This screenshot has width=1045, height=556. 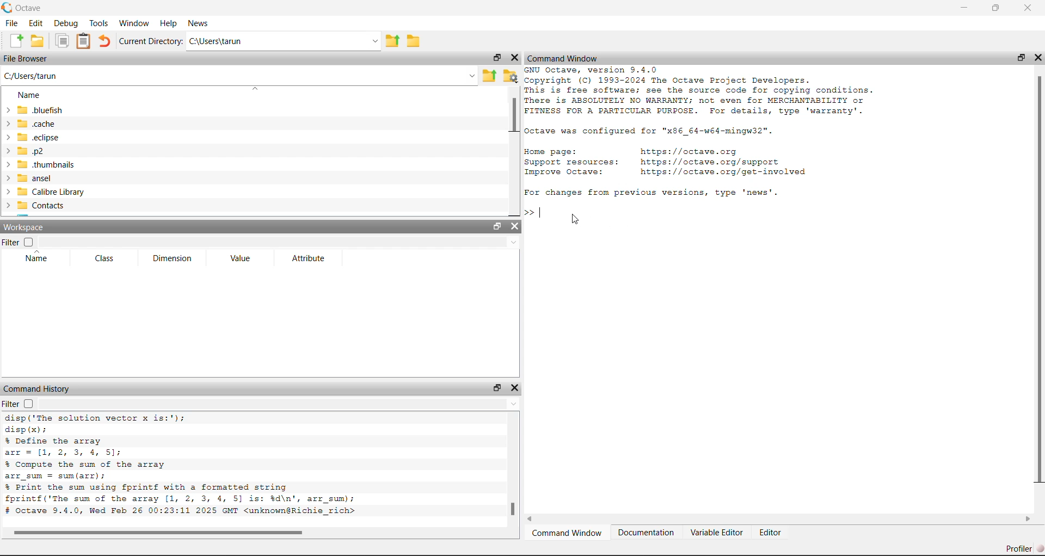 What do you see at coordinates (1037, 58) in the screenshot?
I see `Close` at bounding box center [1037, 58].